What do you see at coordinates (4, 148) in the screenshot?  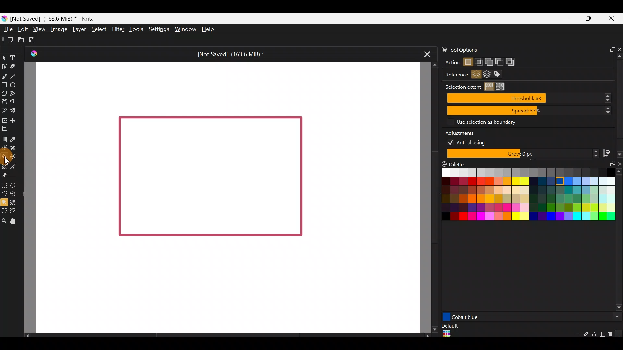 I see `Colourise mask tool` at bounding box center [4, 148].